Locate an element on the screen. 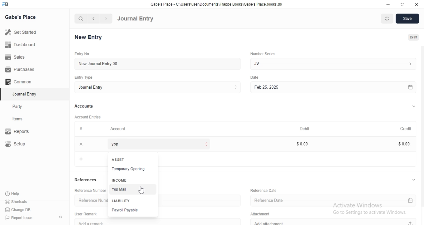 This screenshot has height=225, width=424. Jv- is located at coordinates (335, 63).